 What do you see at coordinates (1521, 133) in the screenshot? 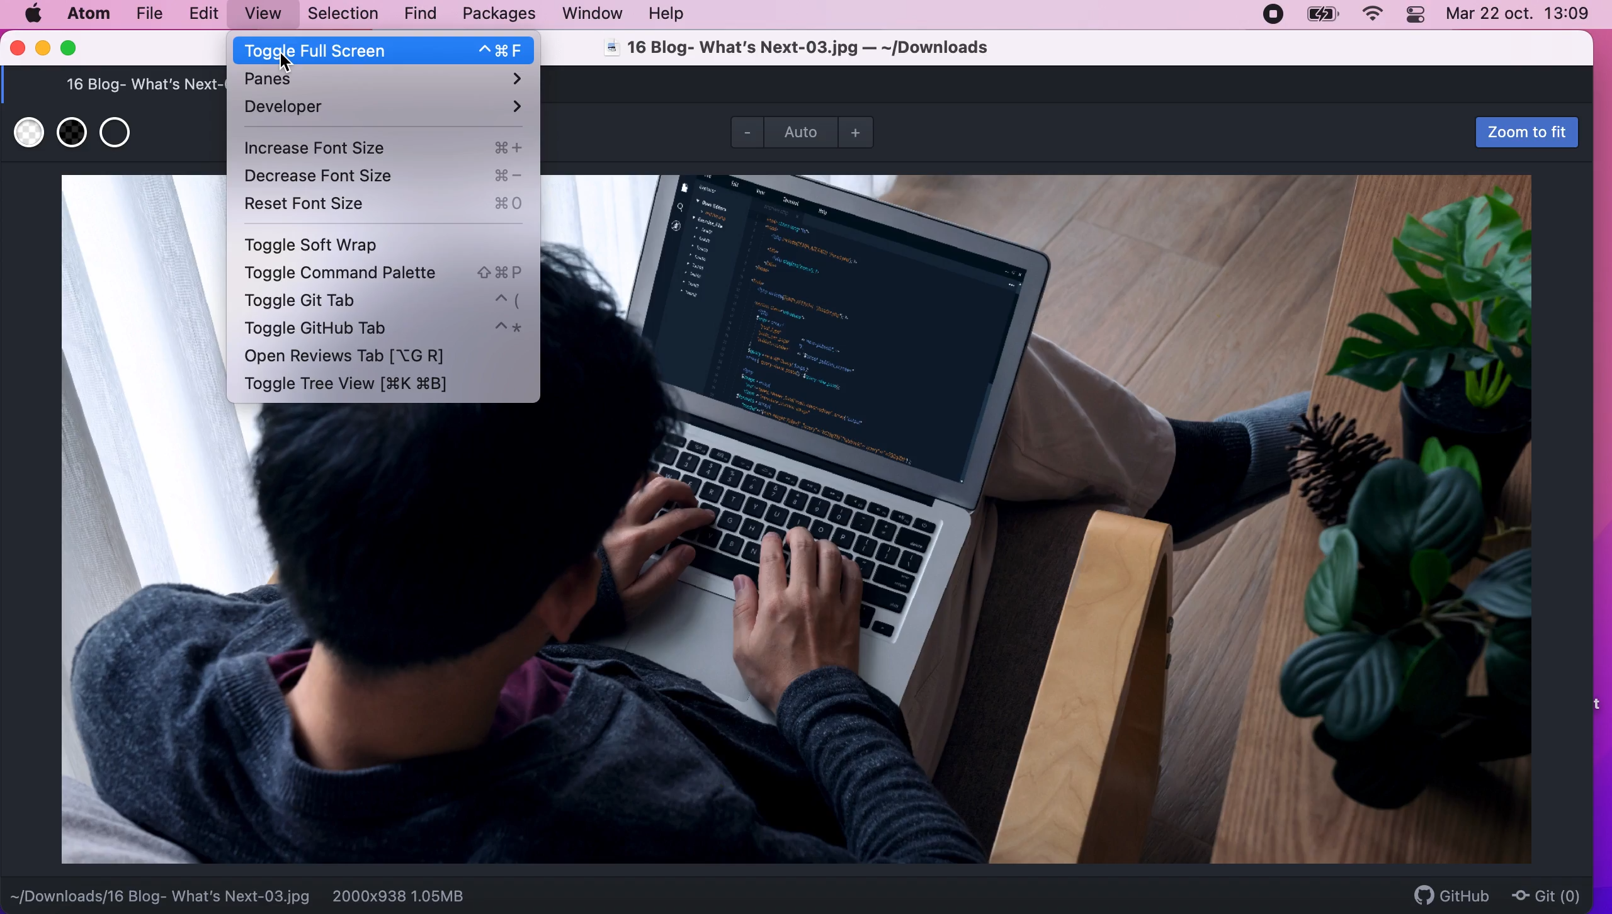
I see `zoom to fit` at bounding box center [1521, 133].